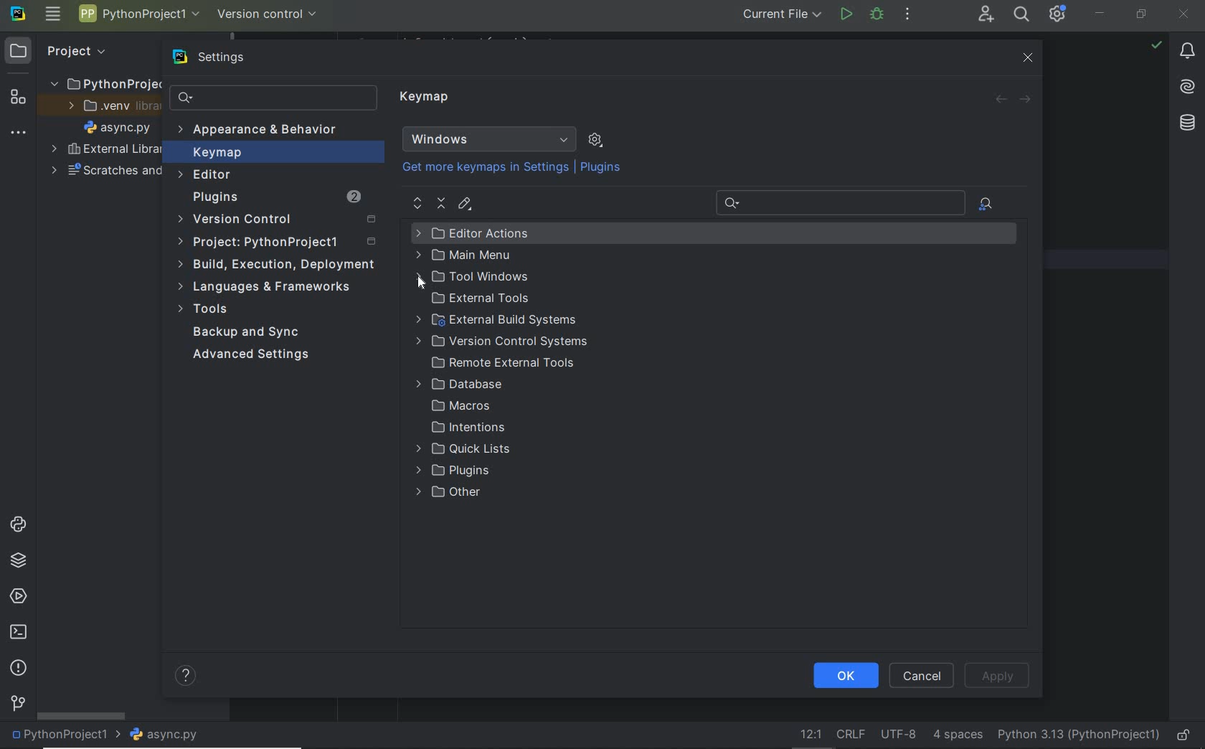 This screenshot has width=1205, height=749. Describe the element at coordinates (453, 470) in the screenshot. I see `Plugins` at that location.